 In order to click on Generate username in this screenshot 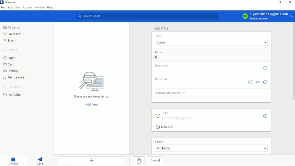, I will do `click(265, 68)`.